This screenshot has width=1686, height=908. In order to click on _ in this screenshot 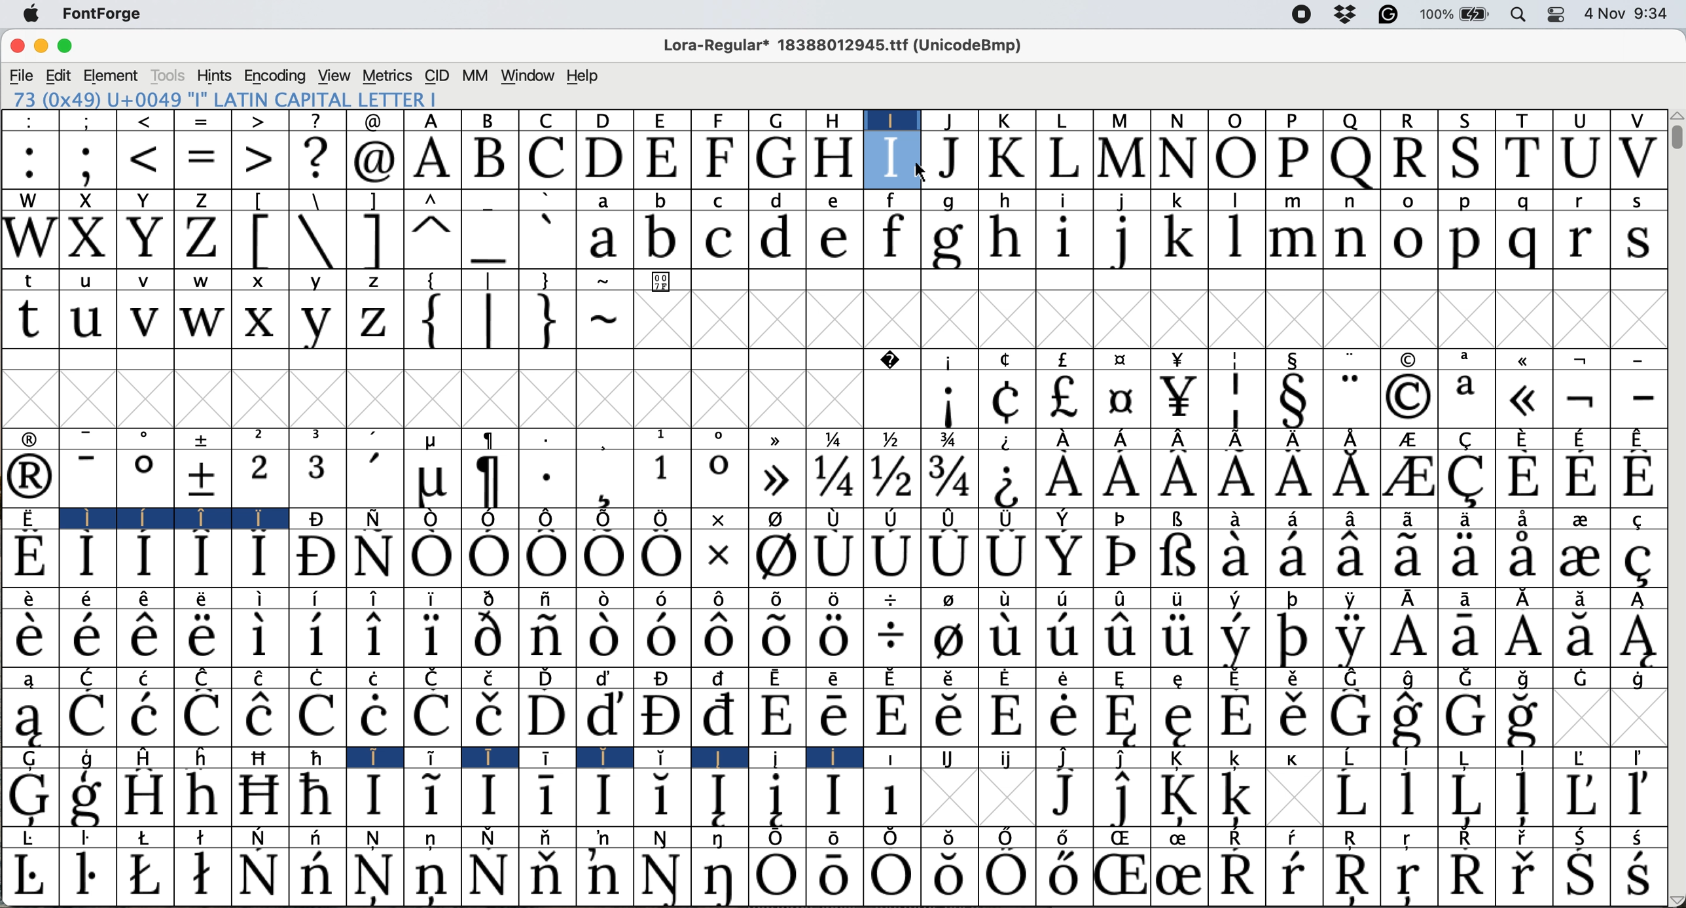, I will do `click(486, 241)`.